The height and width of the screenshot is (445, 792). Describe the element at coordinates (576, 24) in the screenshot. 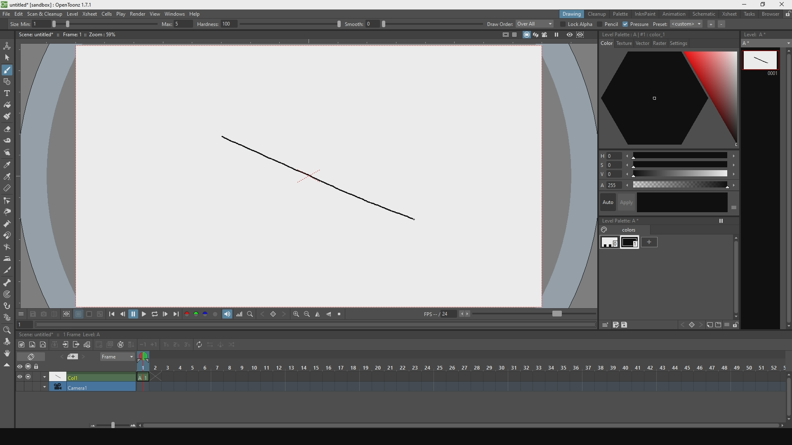

I see `lock alpha` at that location.